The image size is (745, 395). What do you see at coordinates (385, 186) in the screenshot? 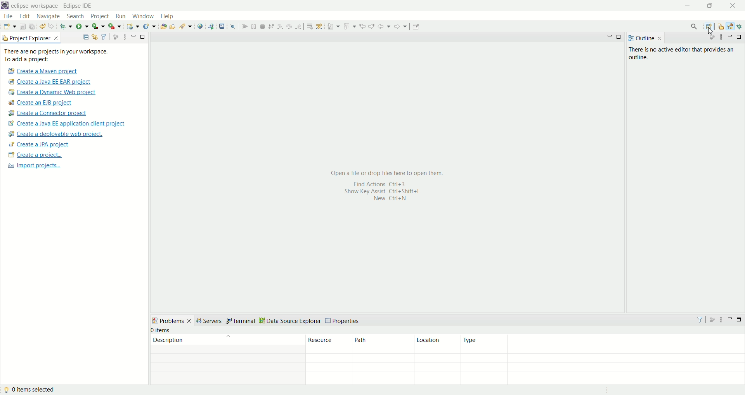
I see `open a file or drag here to open` at bounding box center [385, 186].